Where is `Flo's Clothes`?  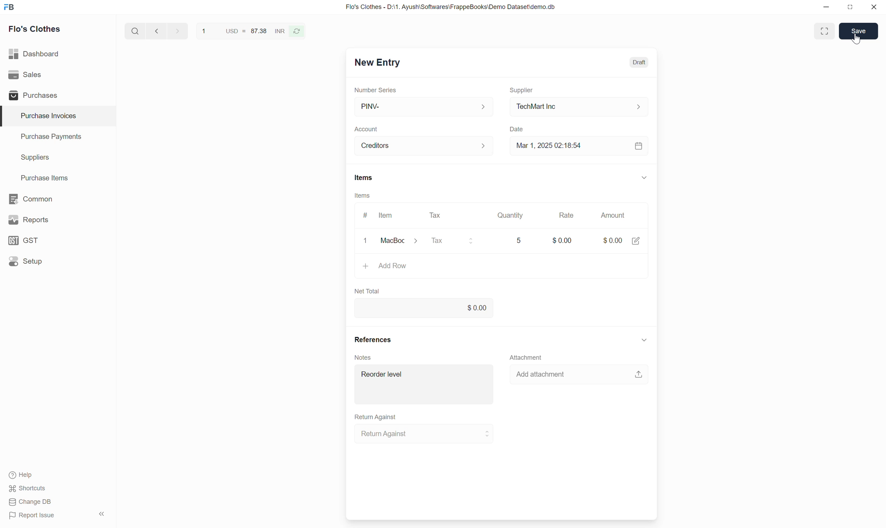
Flo's Clothes is located at coordinates (35, 29).